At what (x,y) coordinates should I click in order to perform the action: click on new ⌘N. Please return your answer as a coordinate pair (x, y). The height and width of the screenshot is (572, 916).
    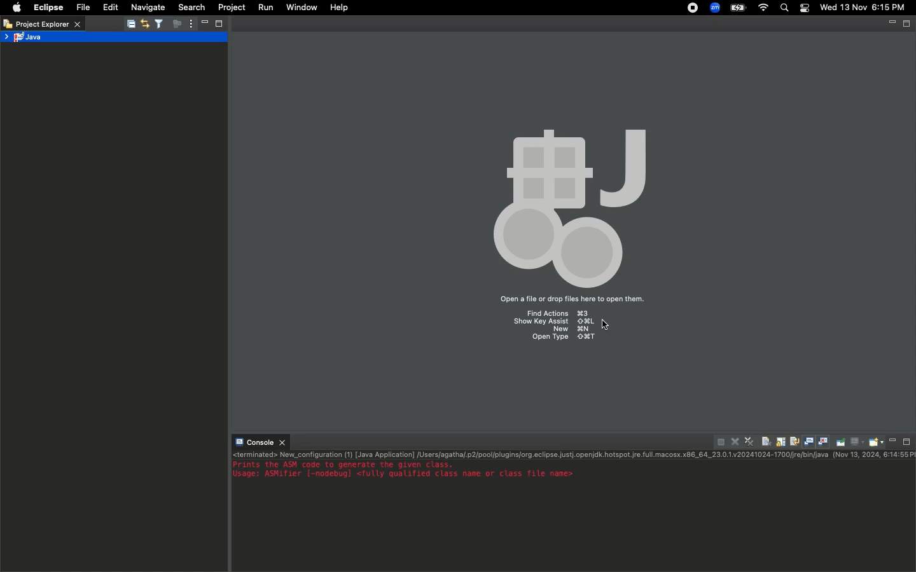
    Looking at the image, I should click on (573, 330).